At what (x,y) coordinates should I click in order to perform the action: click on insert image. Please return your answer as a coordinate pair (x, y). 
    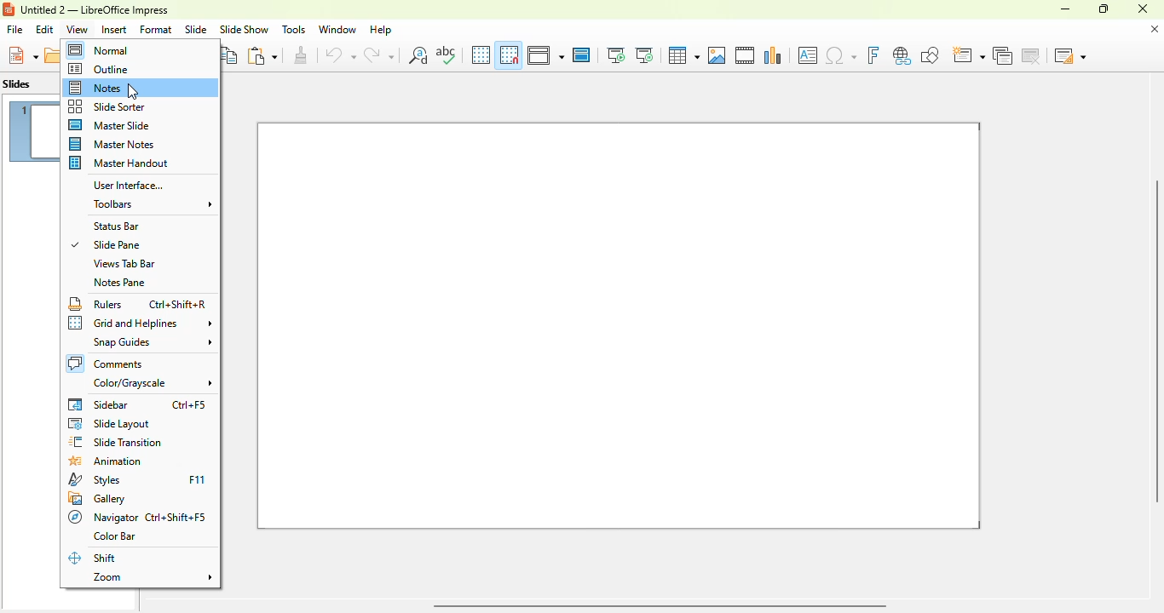
    Looking at the image, I should click on (717, 55).